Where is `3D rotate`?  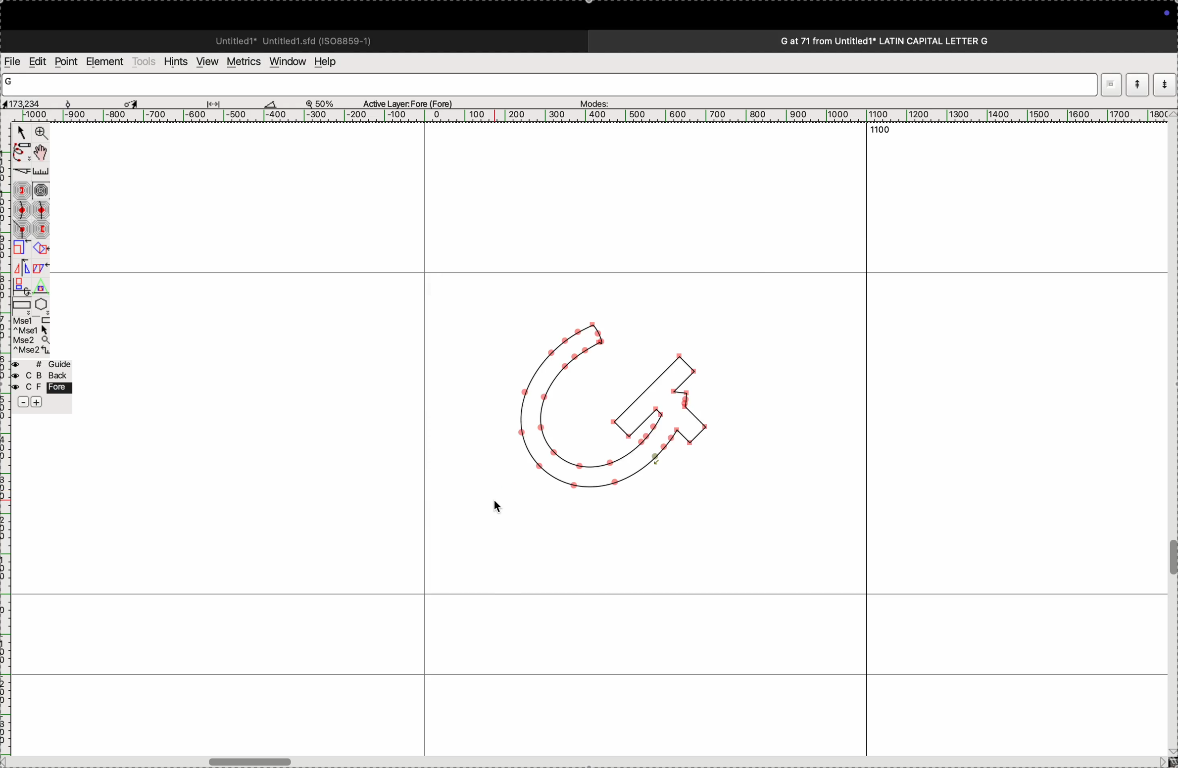 3D rotate is located at coordinates (22, 287).